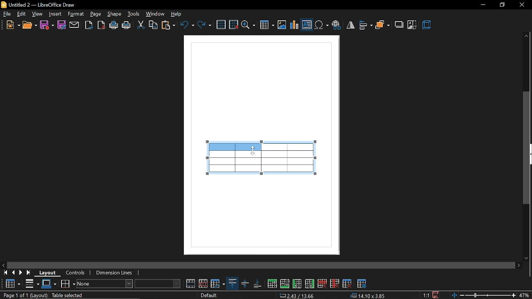 The image size is (532, 299). What do you see at coordinates (254, 150) in the screenshot?
I see `cursor` at bounding box center [254, 150].